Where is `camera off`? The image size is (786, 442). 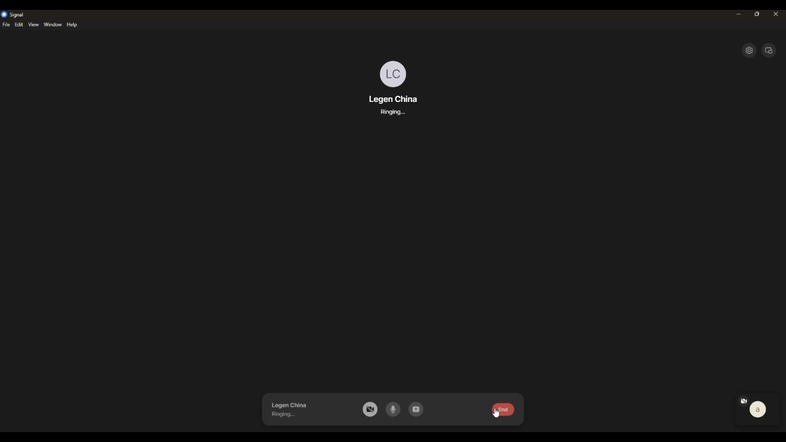 camera off is located at coordinates (742, 401).